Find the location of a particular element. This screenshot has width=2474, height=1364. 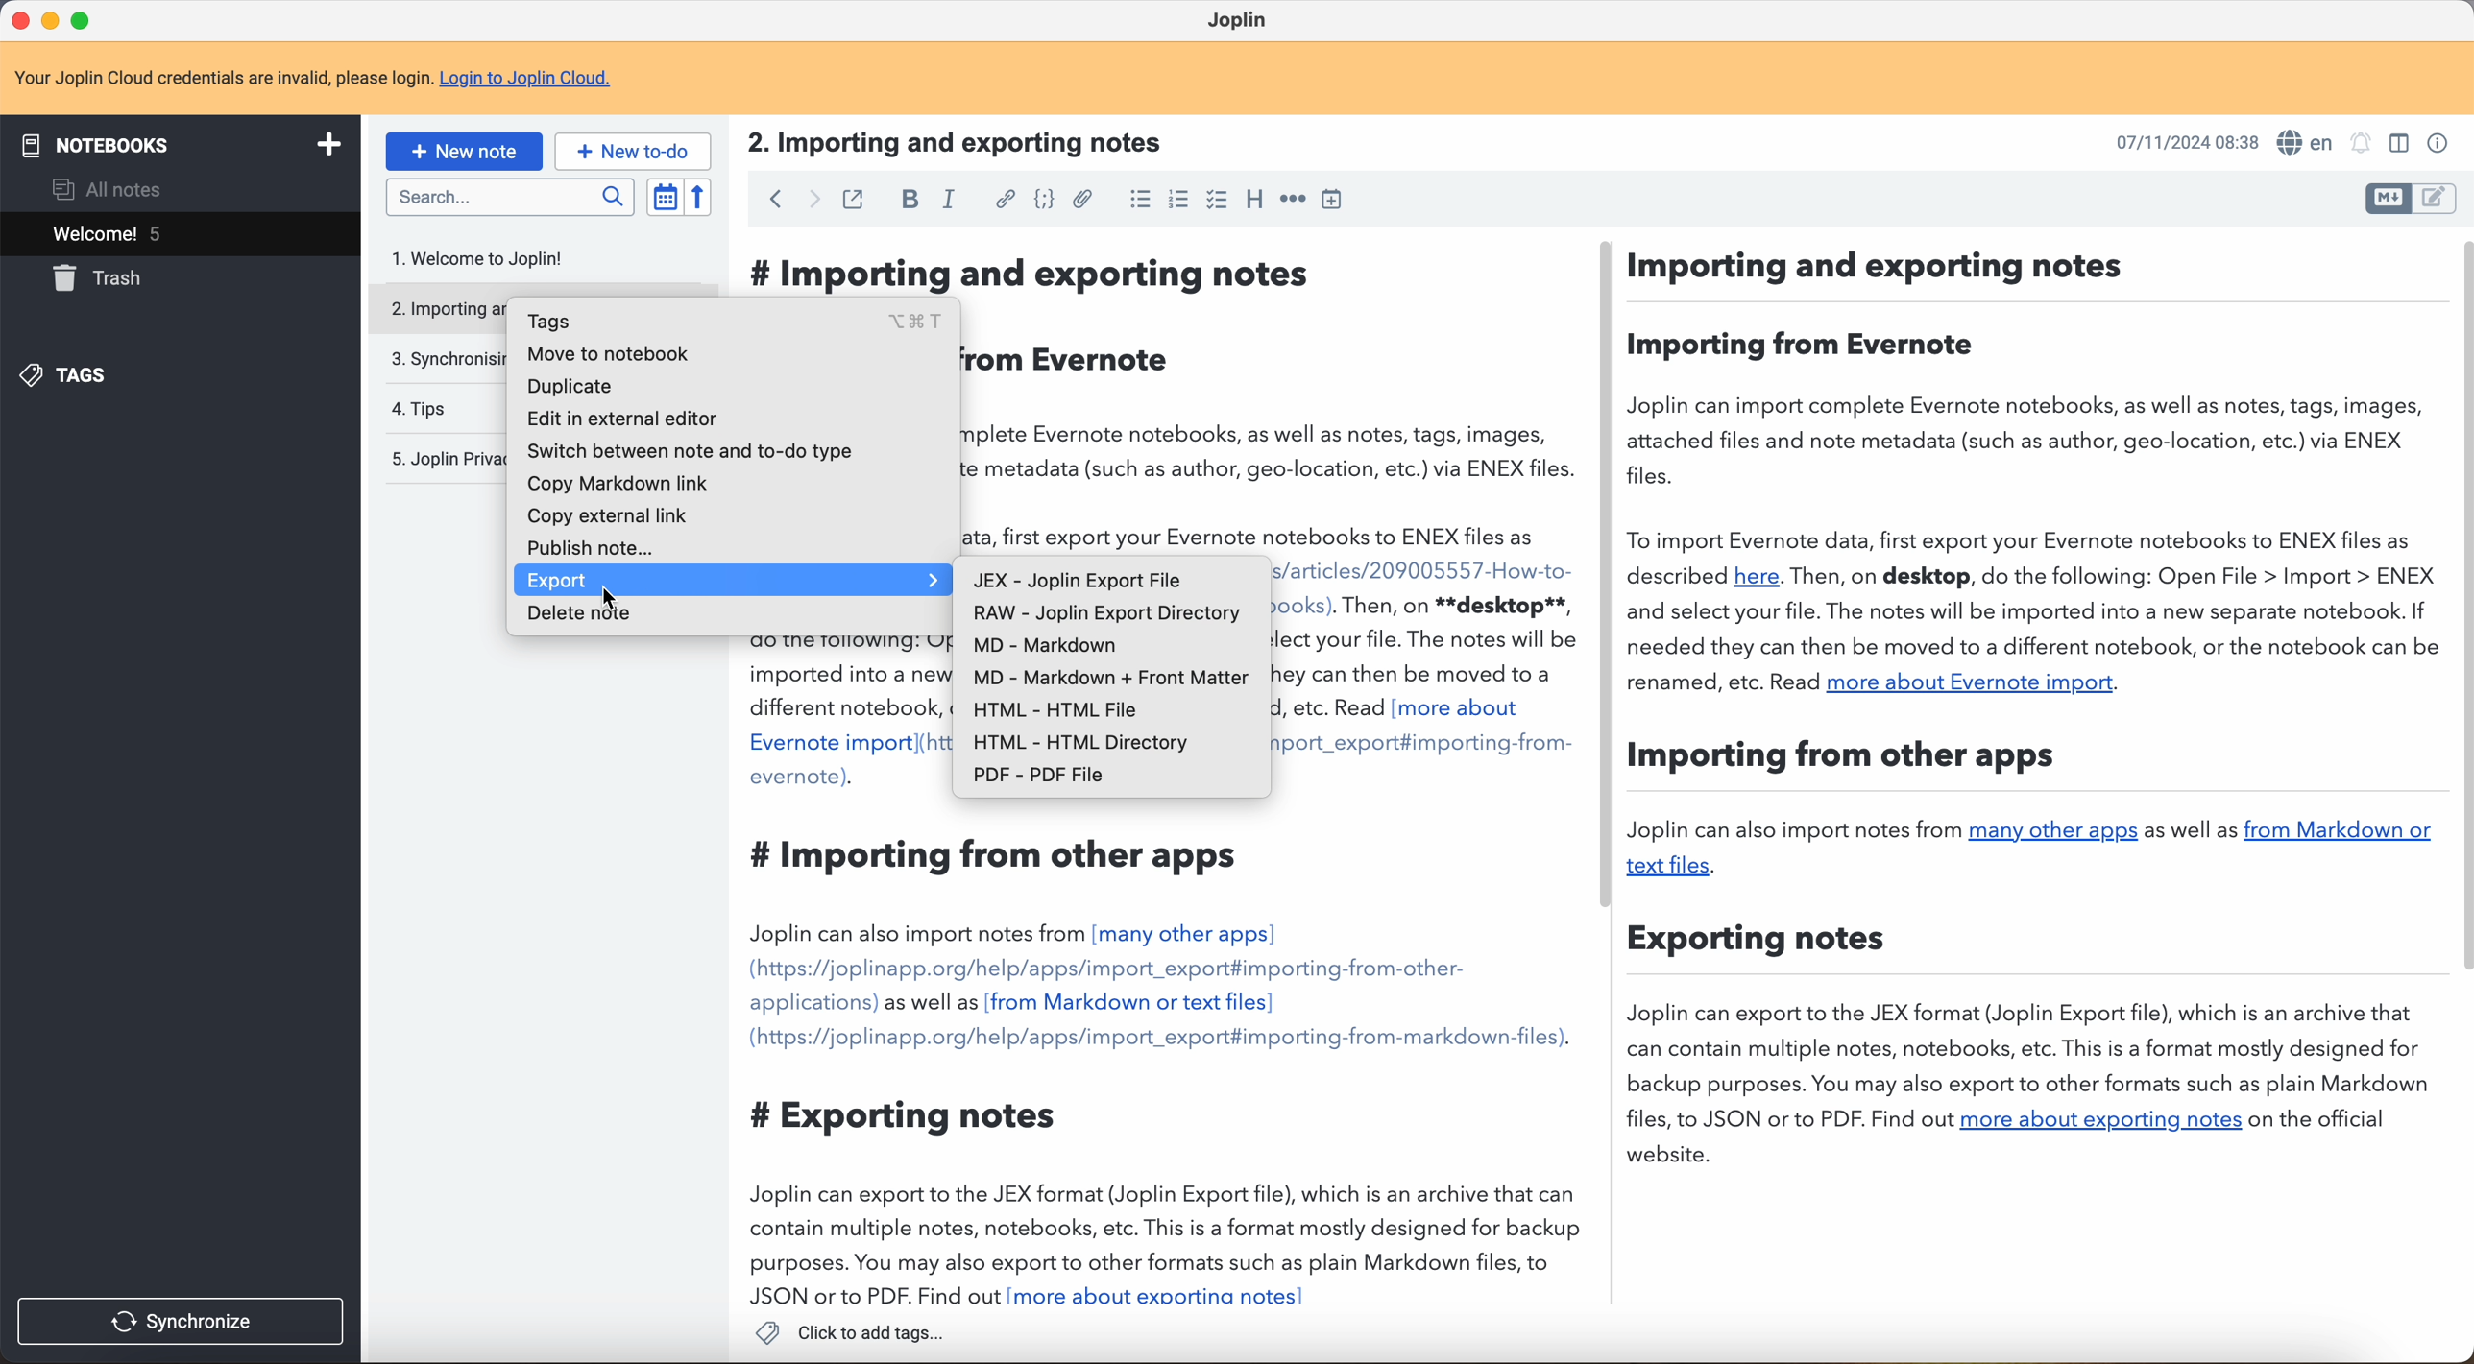

checkbox is located at coordinates (1217, 199).